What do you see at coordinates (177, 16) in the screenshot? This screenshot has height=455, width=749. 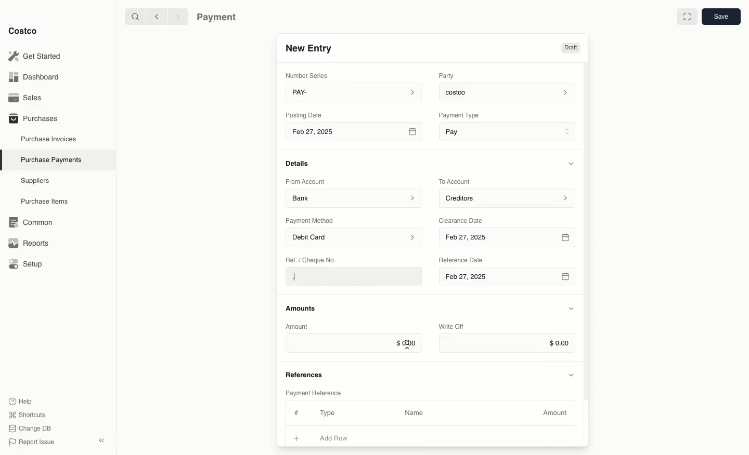 I see `Forward` at bounding box center [177, 16].